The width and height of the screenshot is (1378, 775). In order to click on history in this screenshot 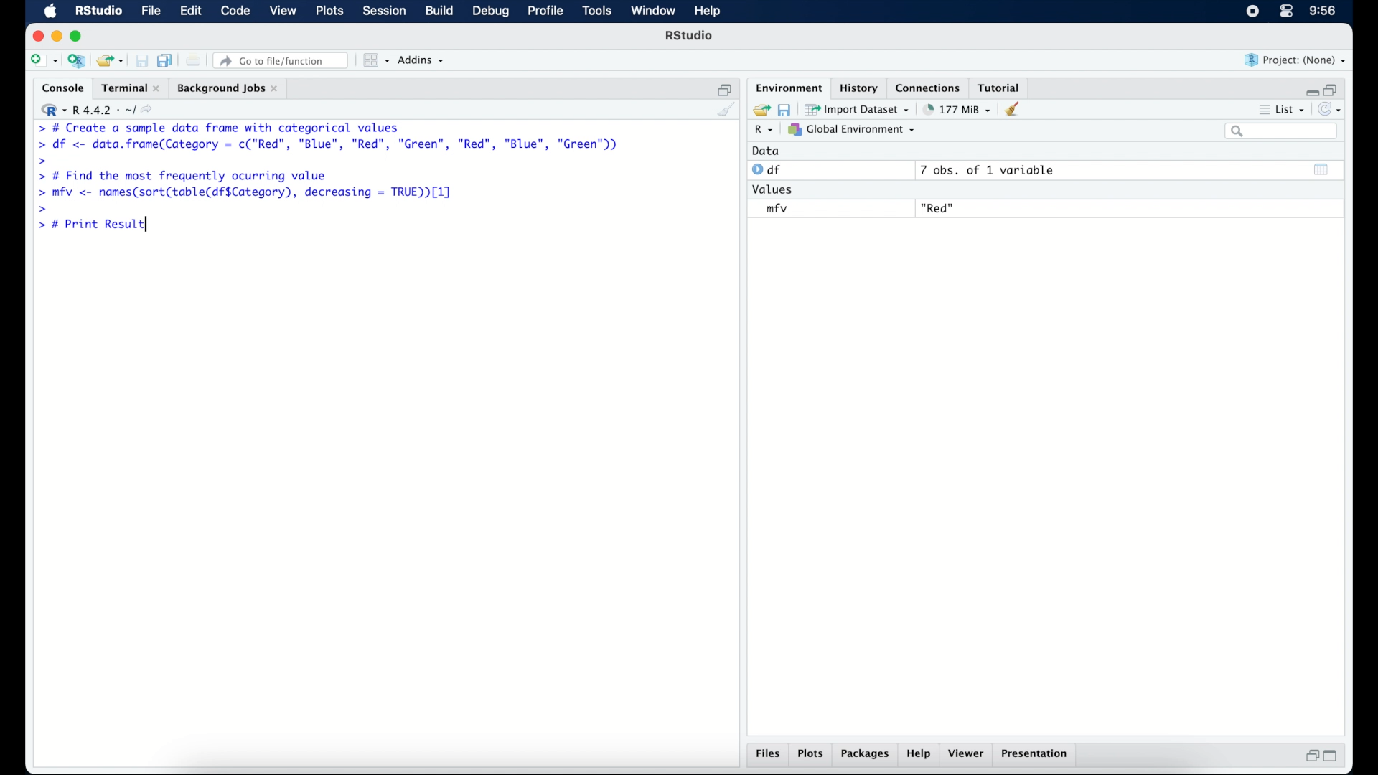, I will do `click(861, 88)`.